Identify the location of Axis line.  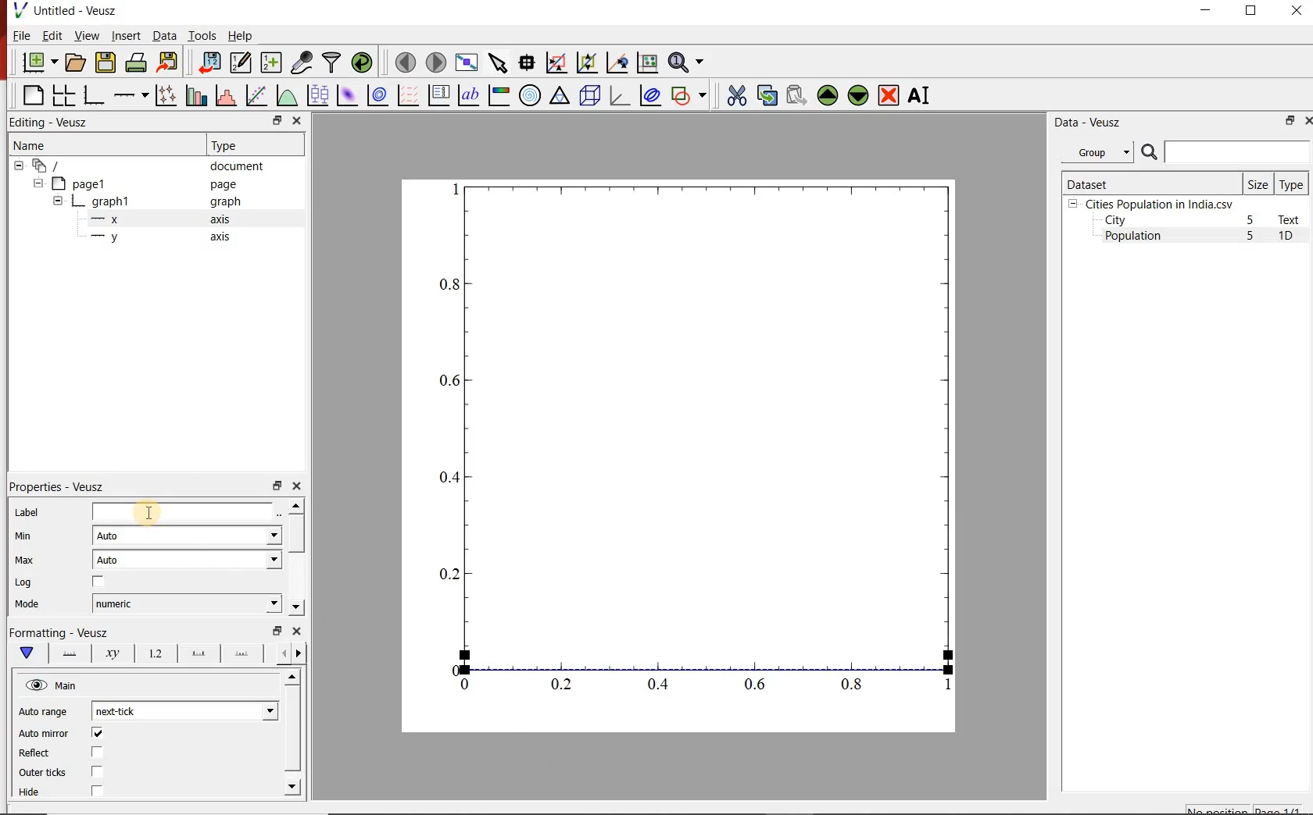
(69, 656).